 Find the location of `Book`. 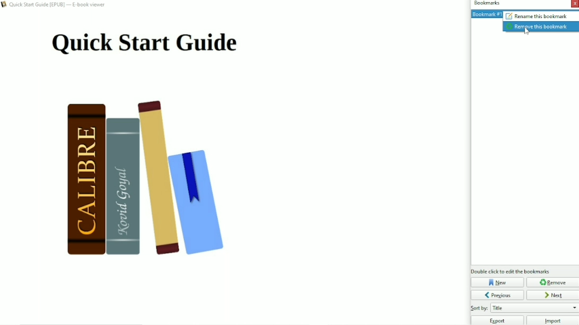

Book is located at coordinates (154, 182).